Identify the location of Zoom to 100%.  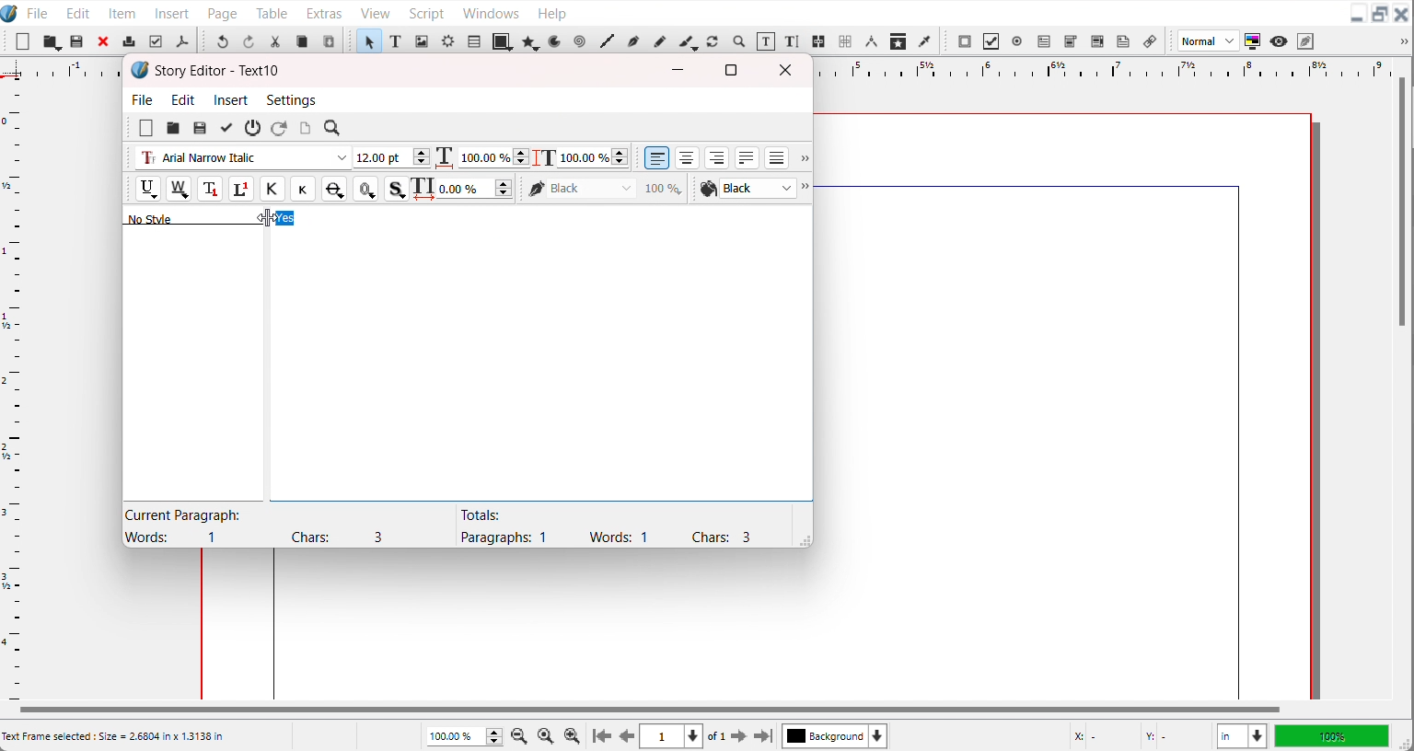
(547, 734).